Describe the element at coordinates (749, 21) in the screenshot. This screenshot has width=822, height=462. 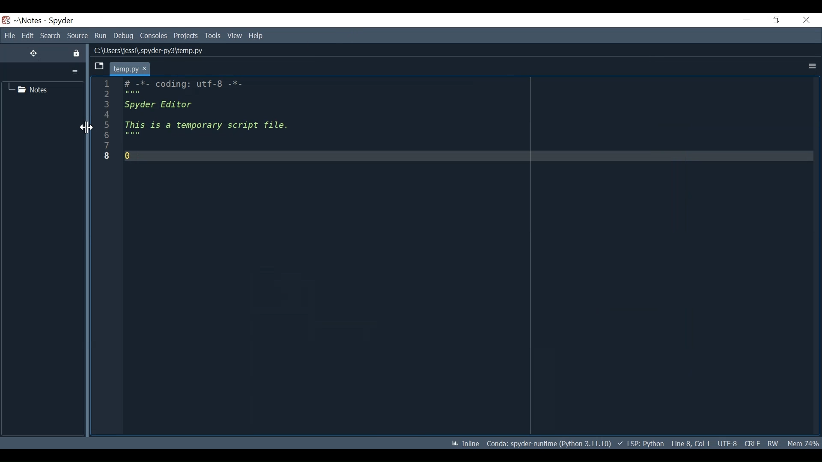
I see `Minimize` at that location.